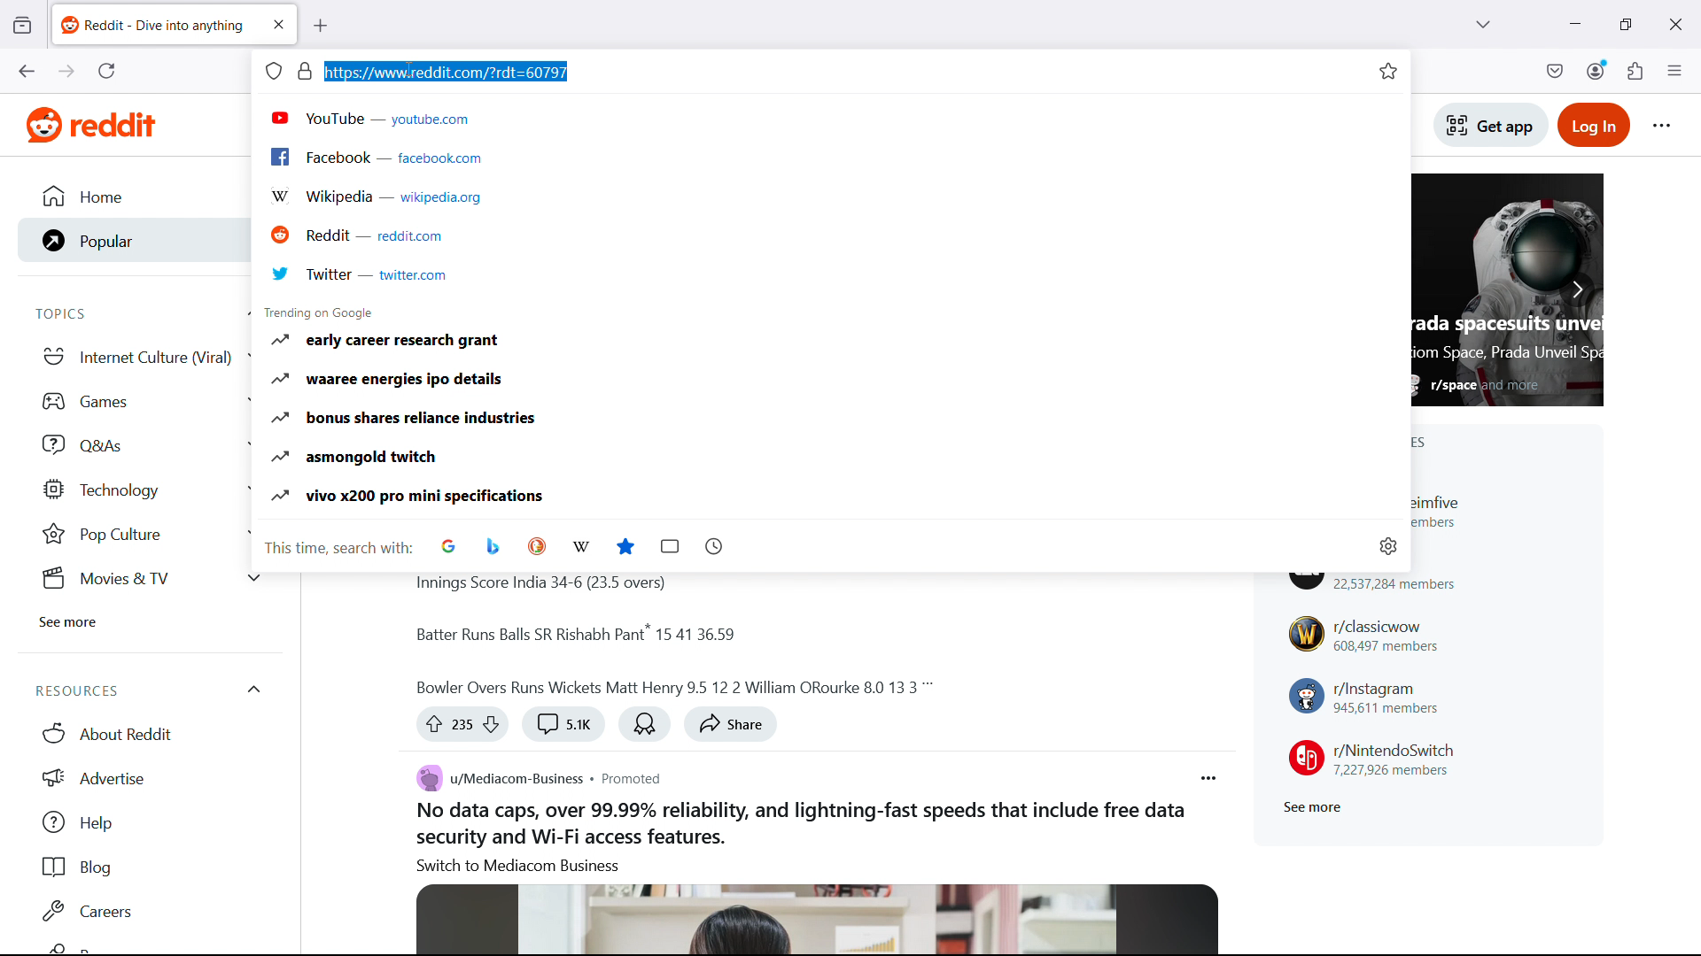  I want to click on Topics, so click(136, 312).